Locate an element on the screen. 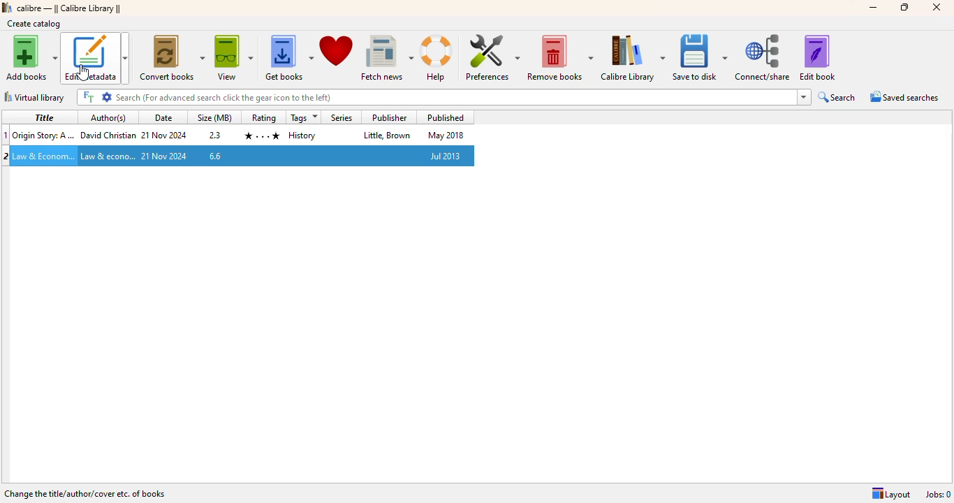 Image resolution: width=954 pixels, height=503 pixels. minimize is located at coordinates (873, 8).